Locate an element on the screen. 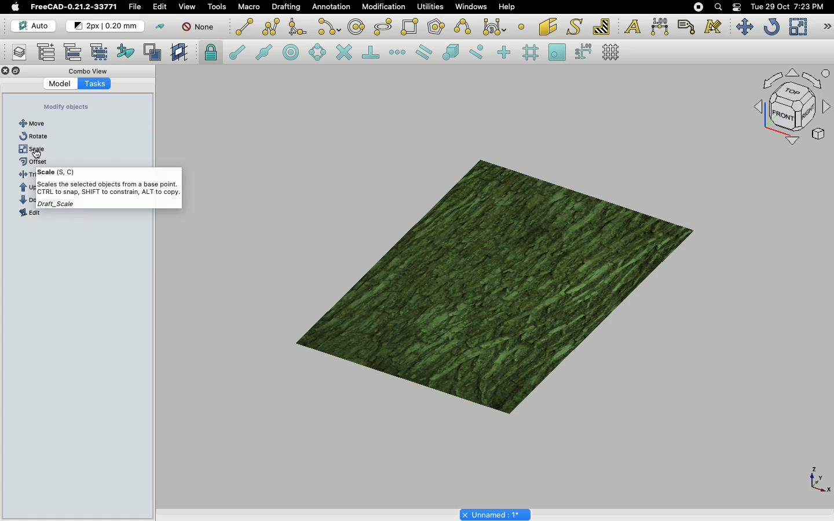 The width and height of the screenshot is (834, 521). Line is located at coordinates (31, 122).